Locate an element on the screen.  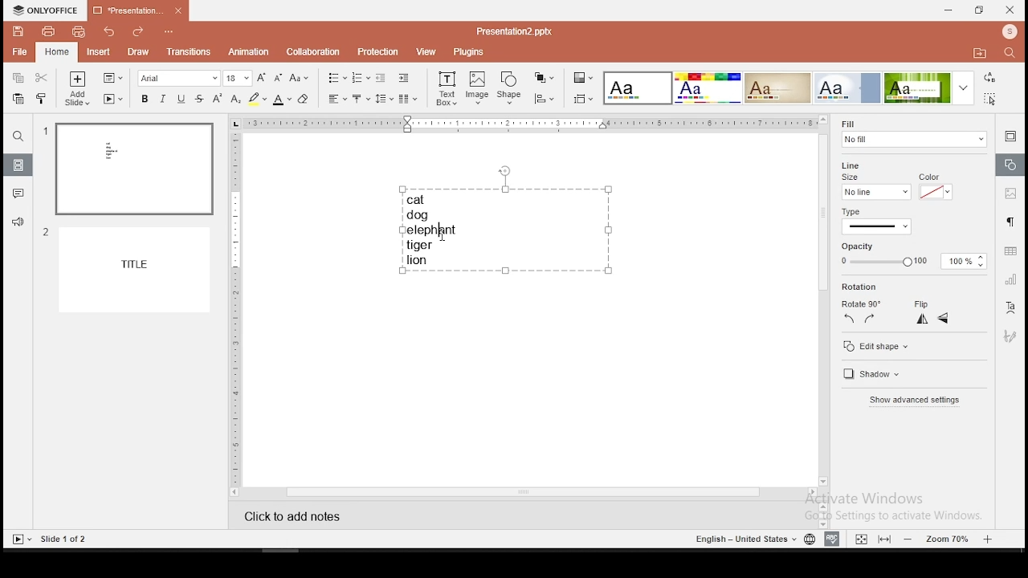
collaboration is located at coordinates (312, 51).